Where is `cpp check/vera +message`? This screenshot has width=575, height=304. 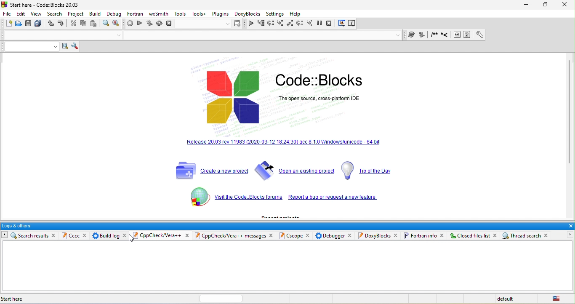 cpp check/vera +message is located at coordinates (230, 236).